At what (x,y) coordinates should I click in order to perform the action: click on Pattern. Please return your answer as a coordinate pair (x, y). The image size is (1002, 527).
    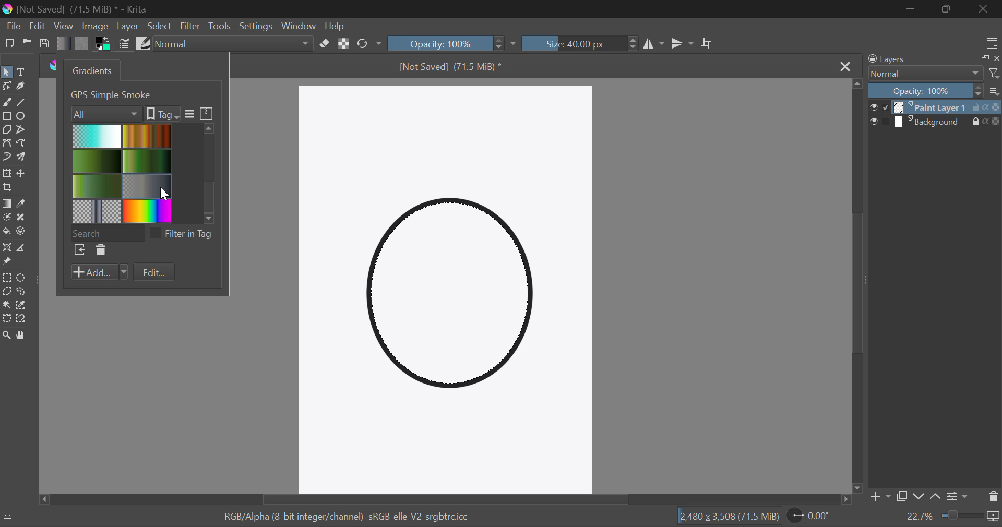
    Looking at the image, I should click on (97, 210).